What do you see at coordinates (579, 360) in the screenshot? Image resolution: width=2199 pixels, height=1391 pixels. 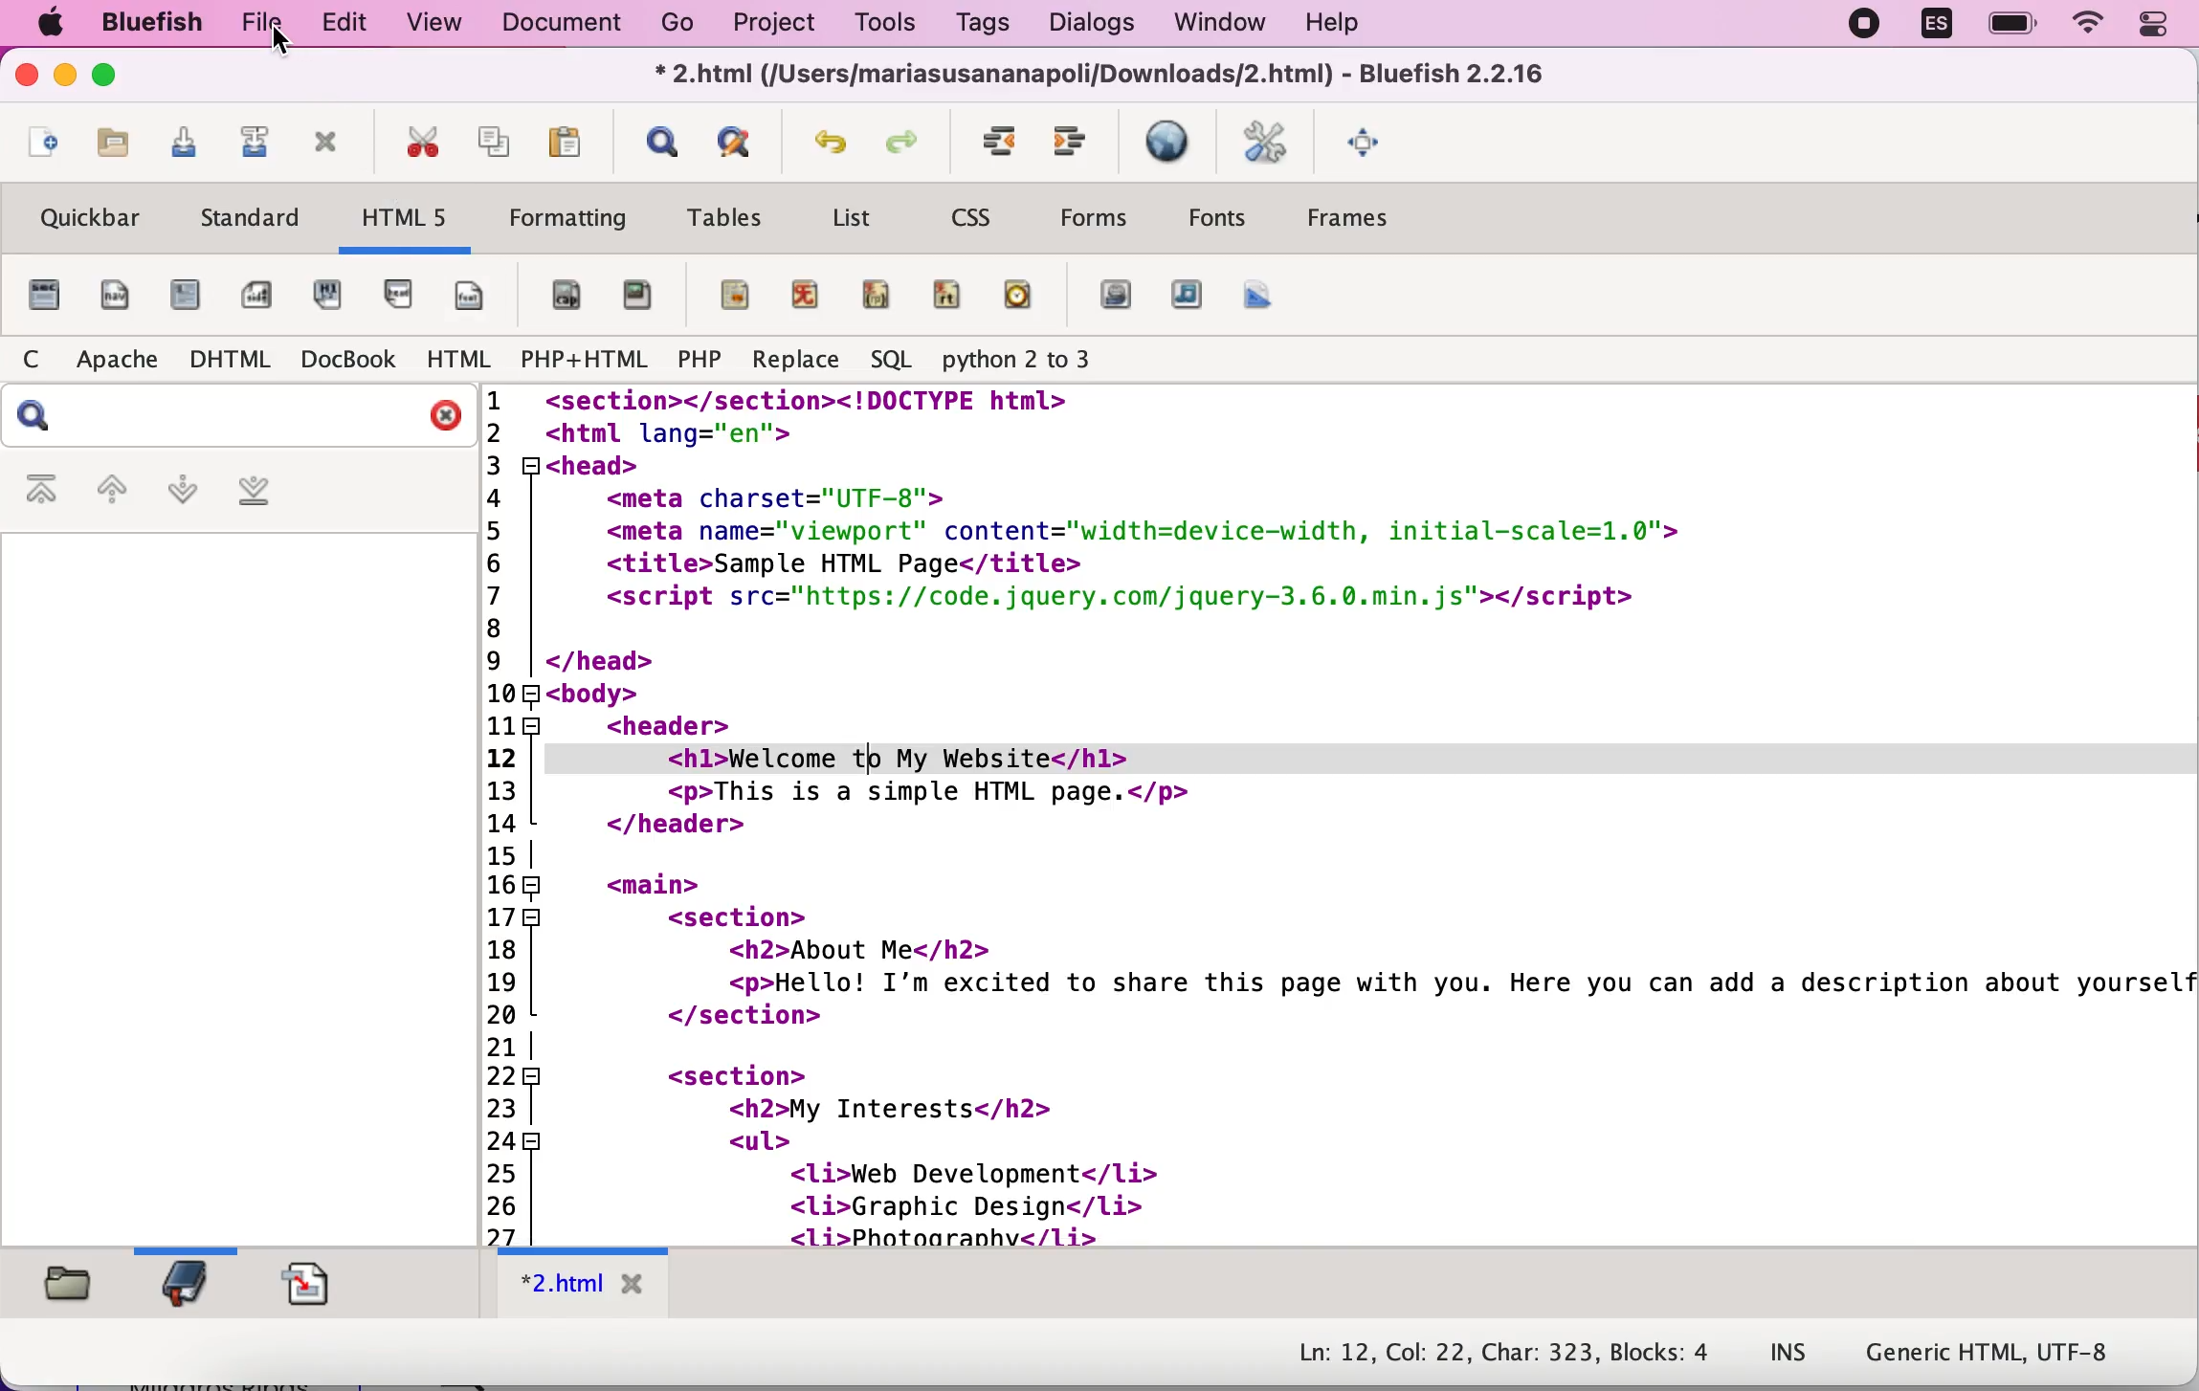 I see `php+html` at bounding box center [579, 360].